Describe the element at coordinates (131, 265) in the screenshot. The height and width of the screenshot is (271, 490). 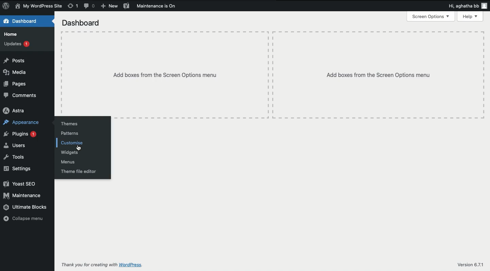
I see `wordpress` at that location.